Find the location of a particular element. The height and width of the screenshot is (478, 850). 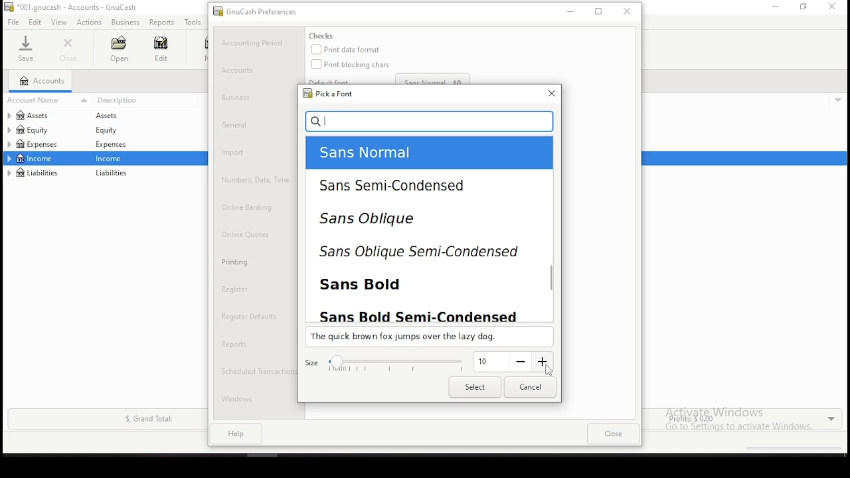

open is located at coordinates (118, 49).